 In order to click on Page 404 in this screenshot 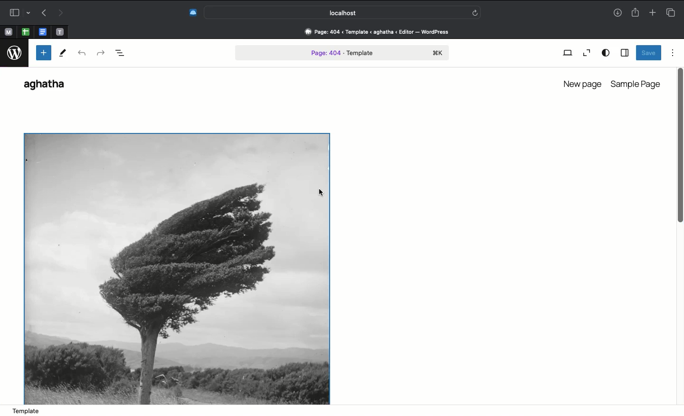, I will do `click(342, 54)`.